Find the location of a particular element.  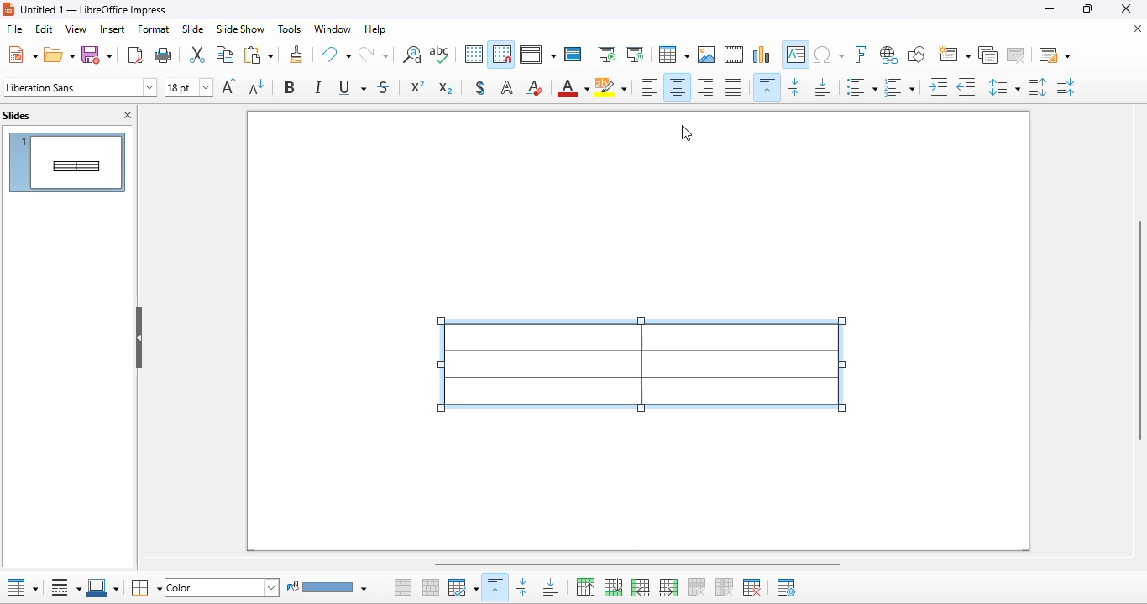

split cells is located at coordinates (431, 586).